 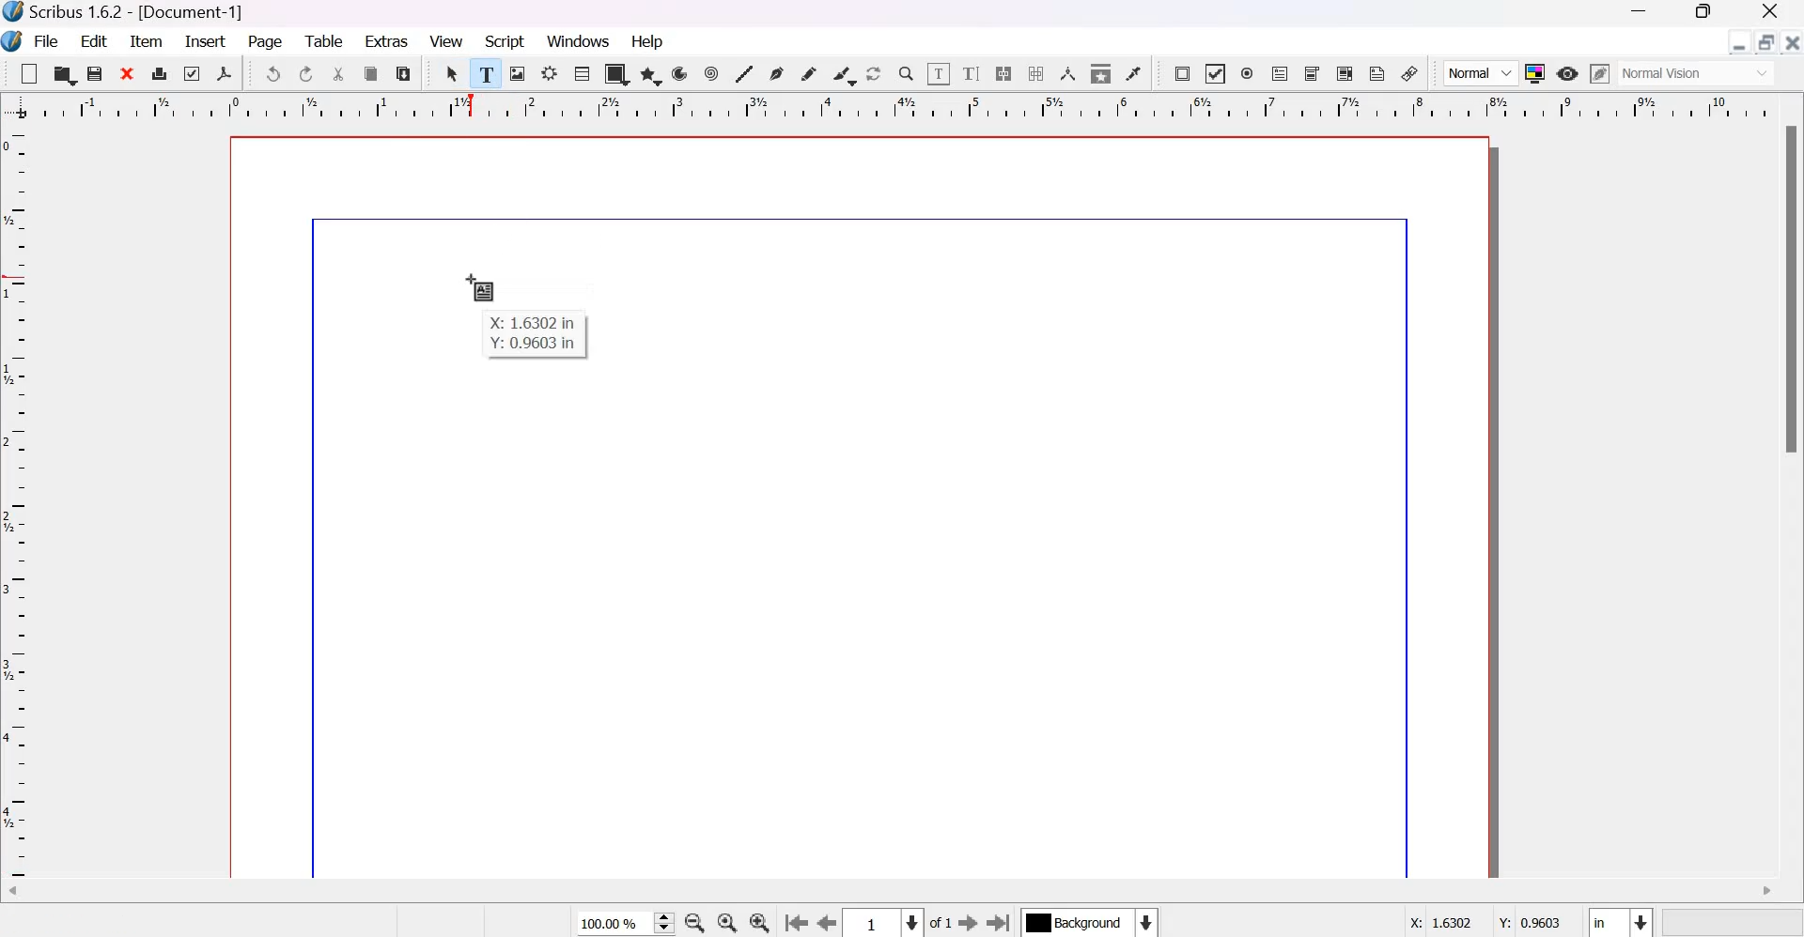 What do you see at coordinates (652, 75) in the screenshot?
I see `polygon` at bounding box center [652, 75].